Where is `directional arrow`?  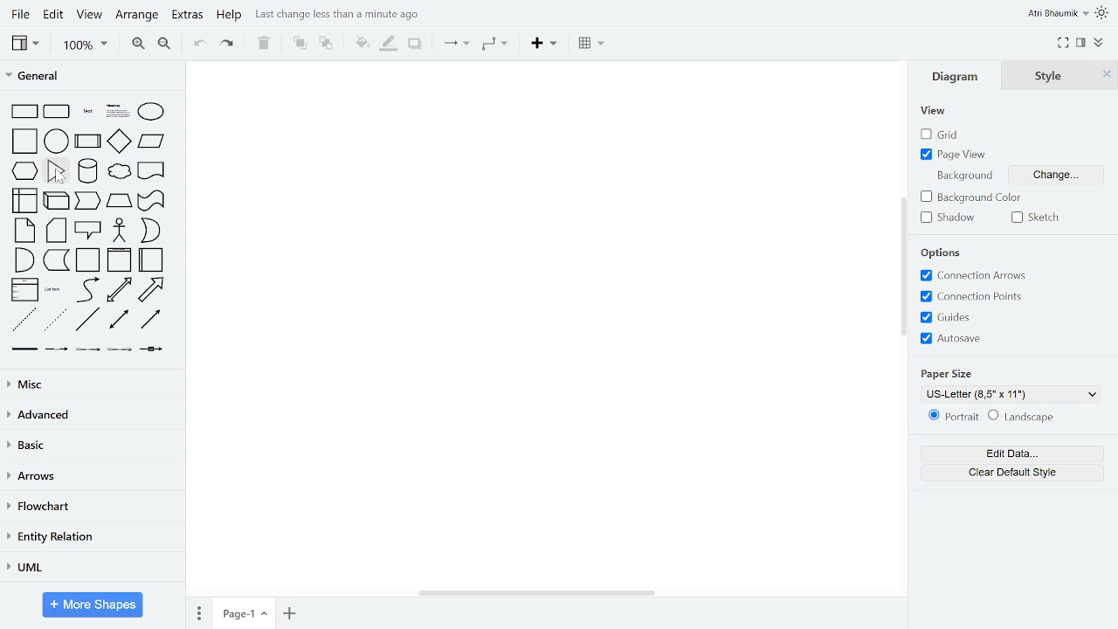
directional arrow is located at coordinates (151, 321).